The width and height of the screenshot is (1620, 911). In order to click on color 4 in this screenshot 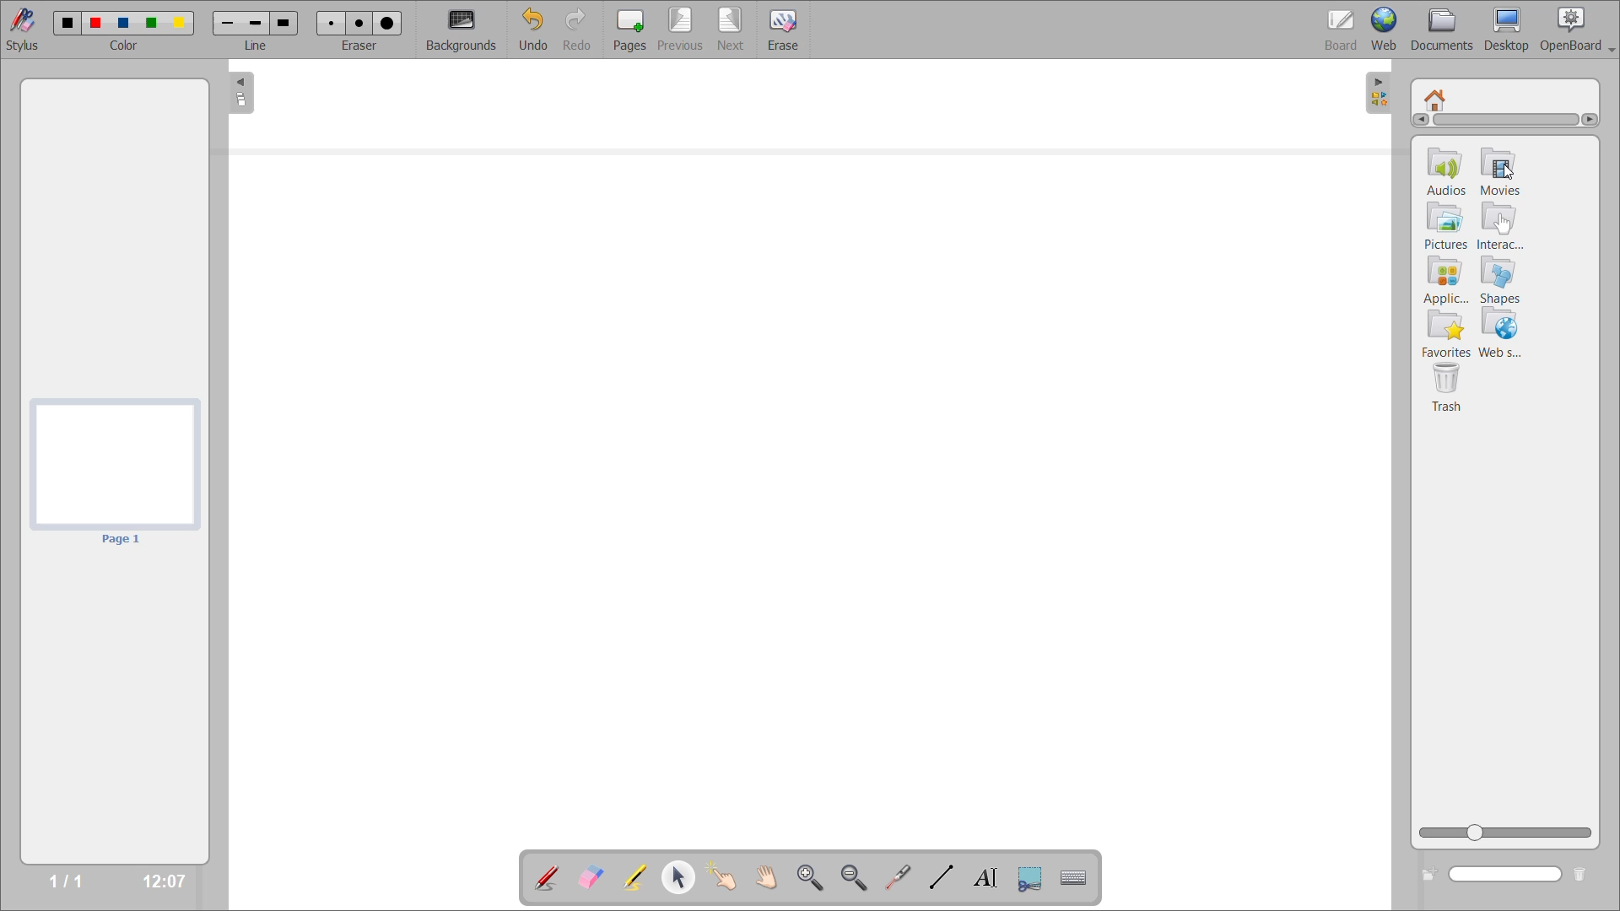, I will do `click(153, 24)`.